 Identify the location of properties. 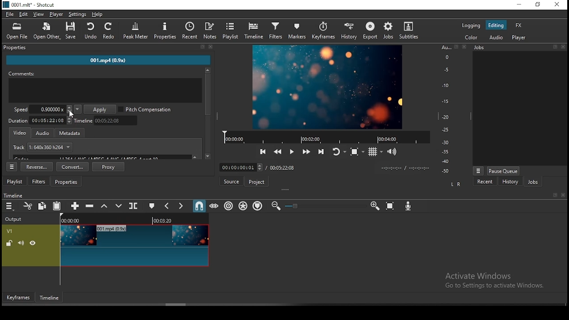
(110, 48).